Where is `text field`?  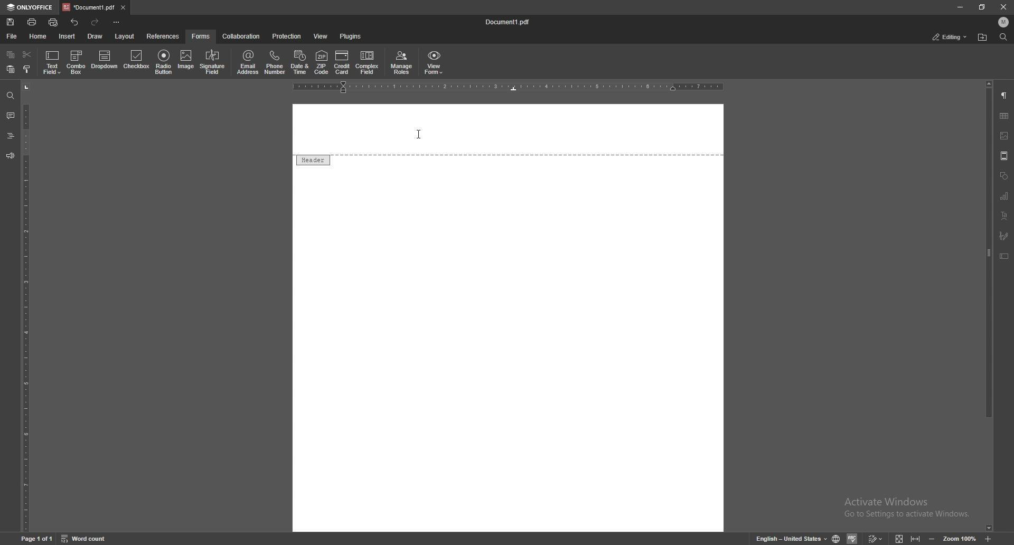
text field is located at coordinates (53, 62).